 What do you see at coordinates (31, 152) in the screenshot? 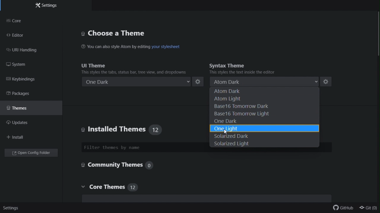
I see `Open config folder` at bounding box center [31, 152].